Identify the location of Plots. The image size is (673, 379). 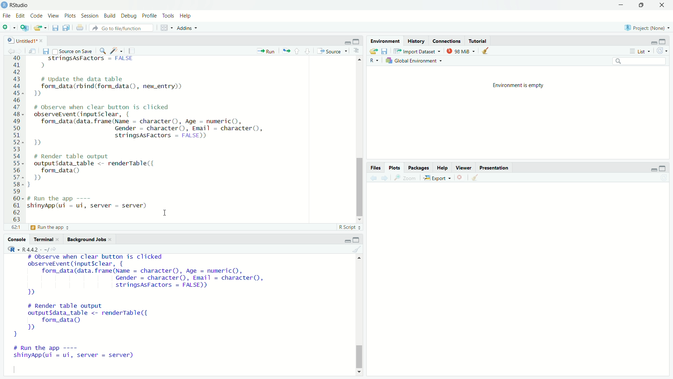
(70, 16).